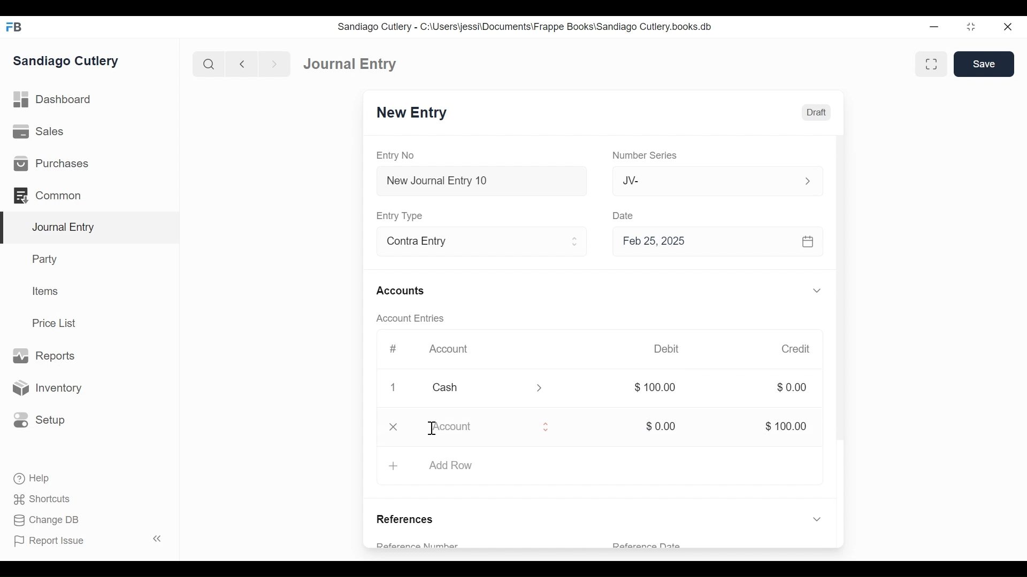 This screenshot has width=1027, height=577. What do you see at coordinates (704, 181) in the screenshot?
I see `JV-` at bounding box center [704, 181].